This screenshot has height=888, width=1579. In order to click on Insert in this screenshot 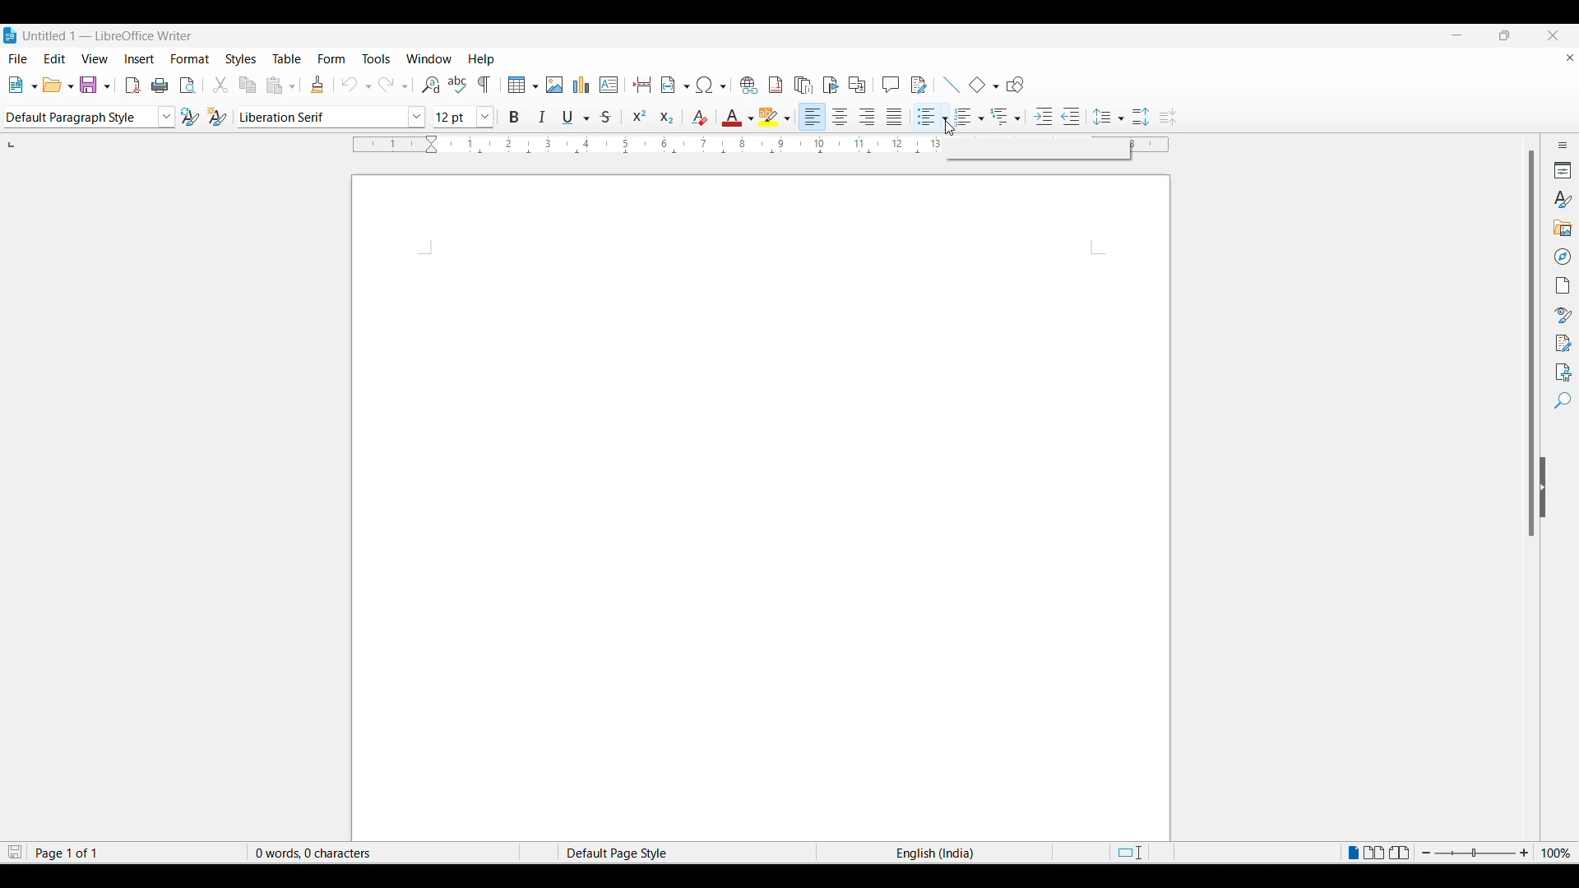, I will do `click(139, 58)`.